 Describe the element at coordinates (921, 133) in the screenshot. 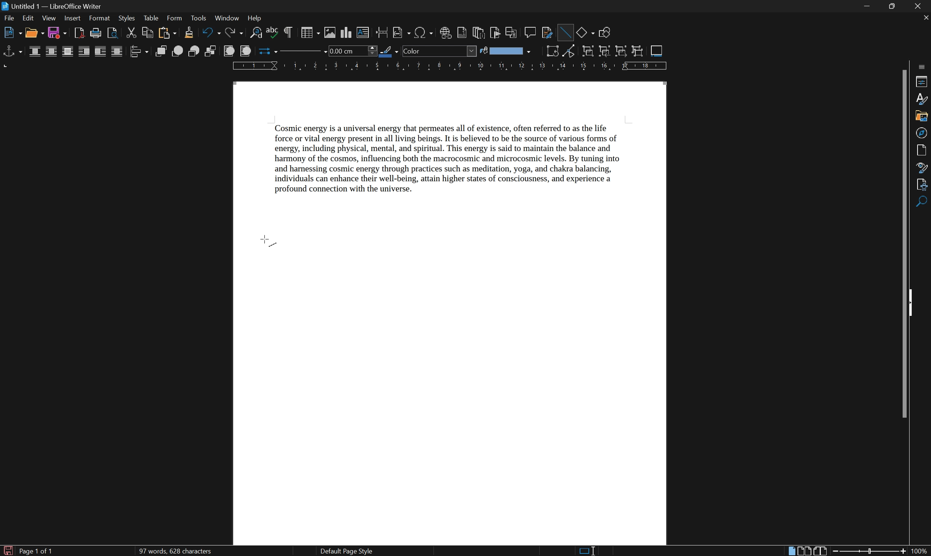

I see `navigator` at that location.